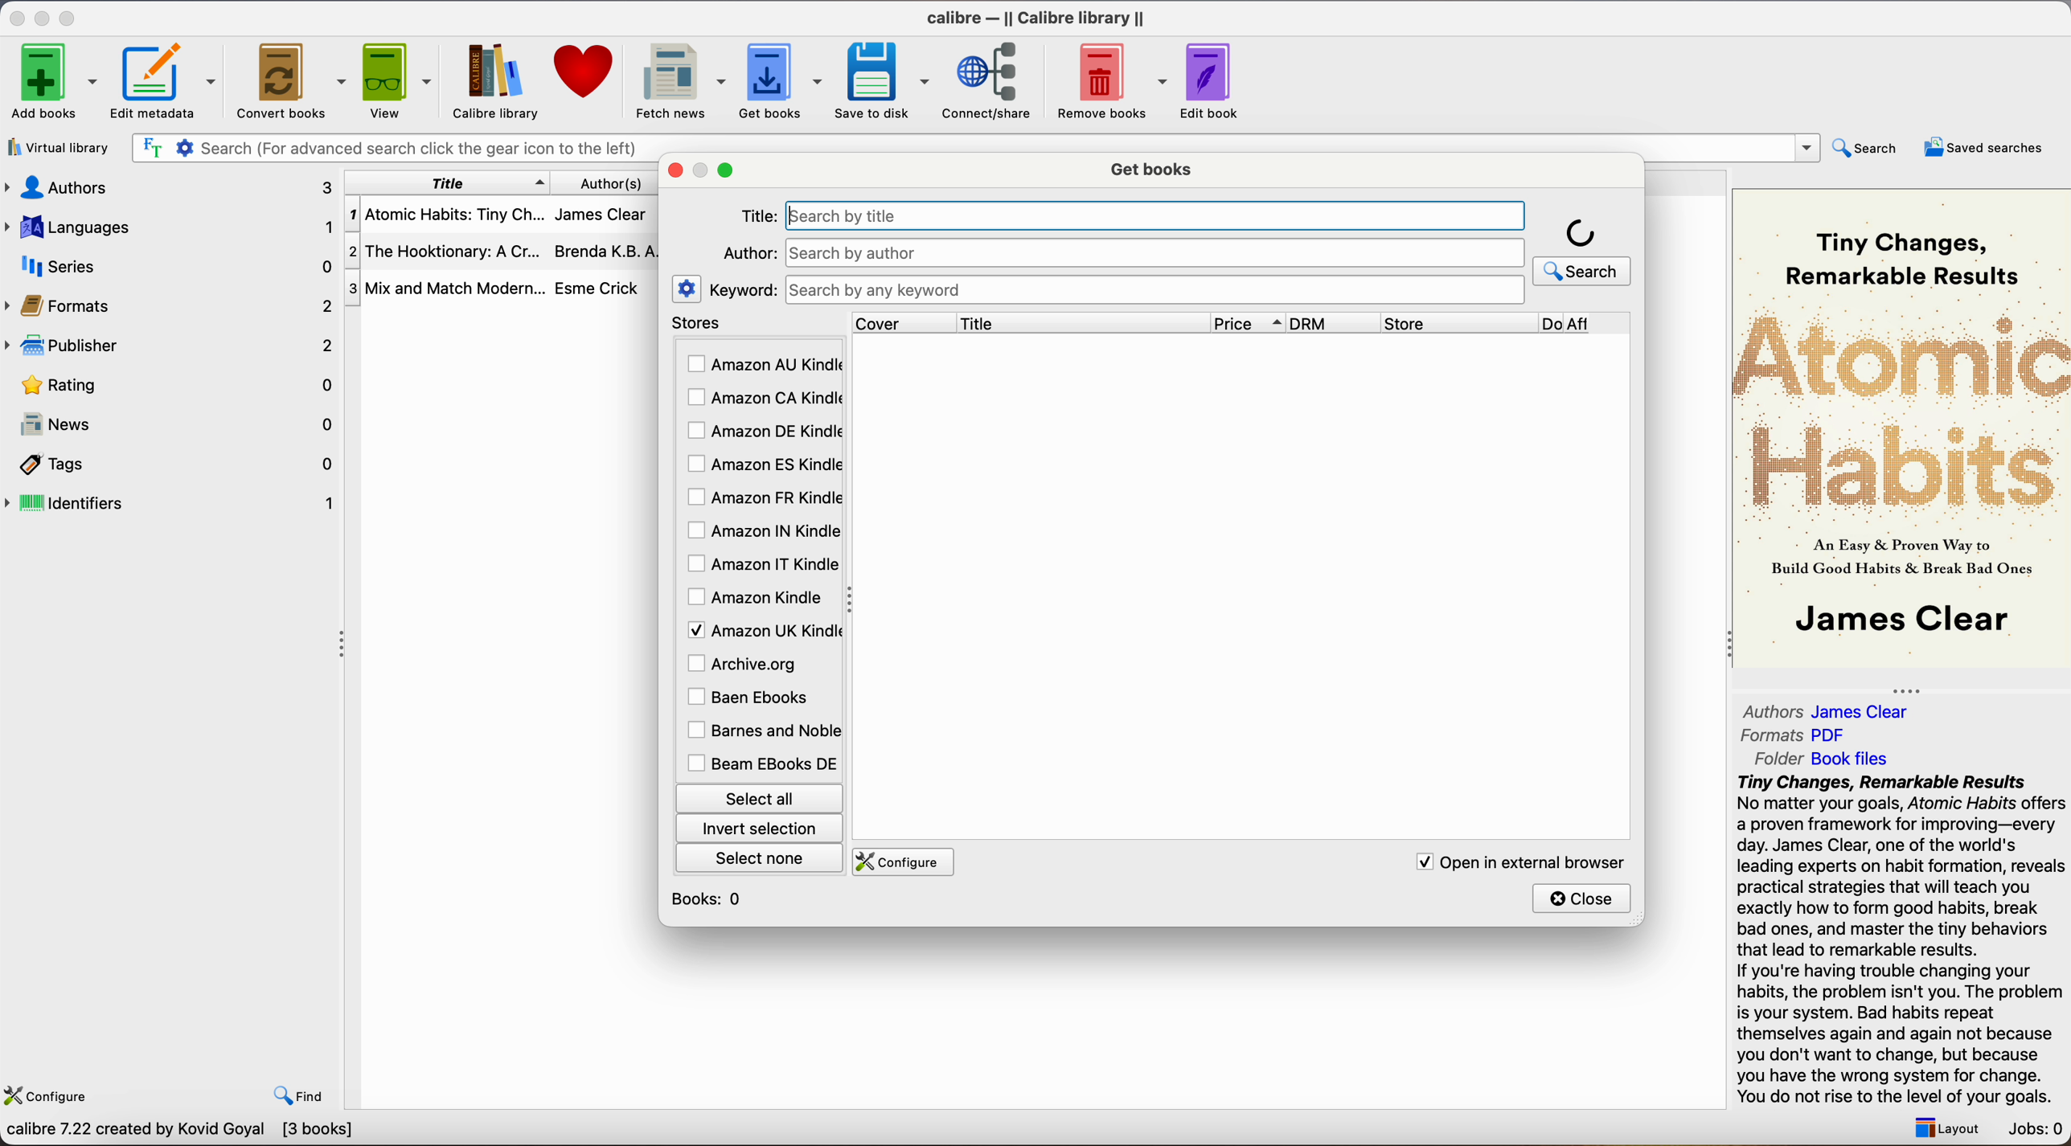  Describe the element at coordinates (1515, 862) in the screenshot. I see `open in external browser` at that location.